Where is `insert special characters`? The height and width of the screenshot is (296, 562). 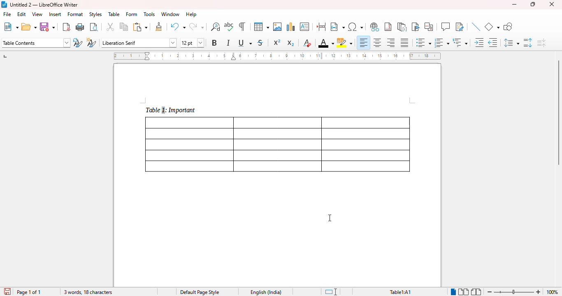 insert special characters is located at coordinates (356, 27).